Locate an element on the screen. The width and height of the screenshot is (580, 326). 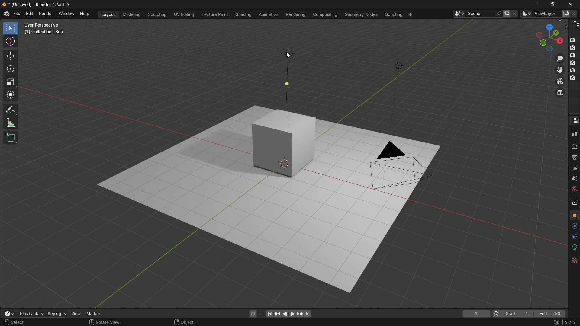
keying is located at coordinates (55, 313).